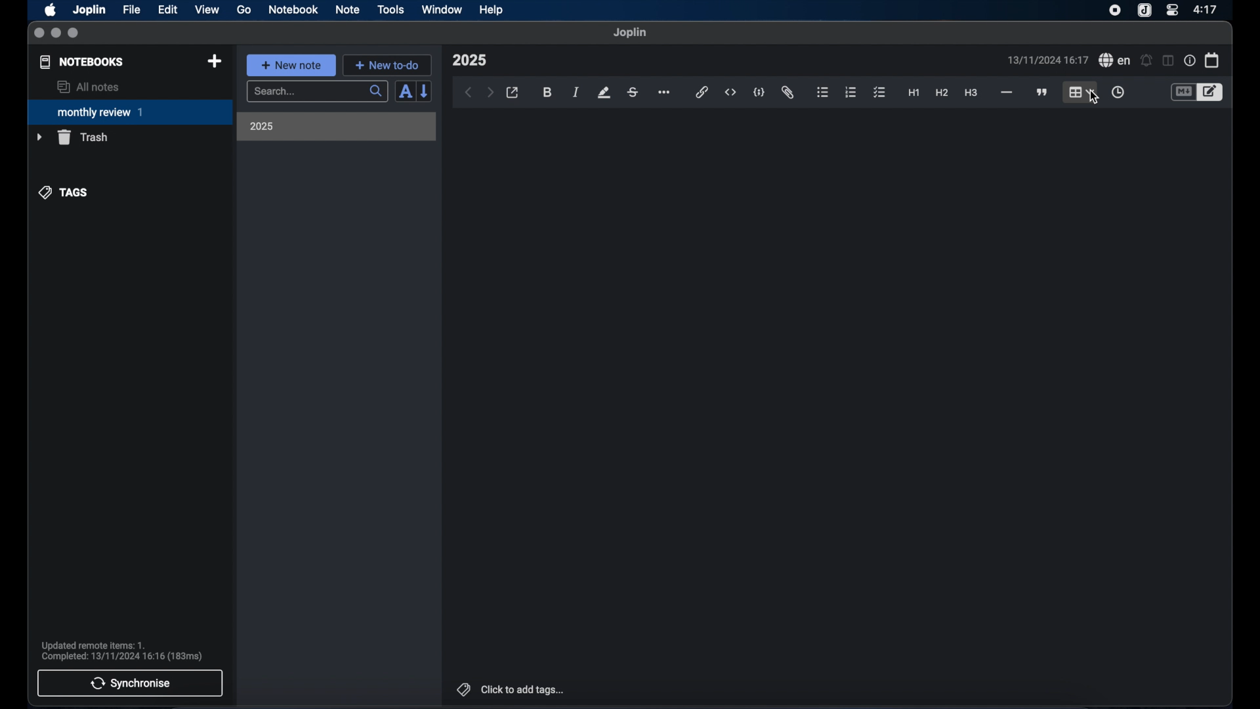 The image size is (1260, 709). I want to click on minimize, so click(56, 33).